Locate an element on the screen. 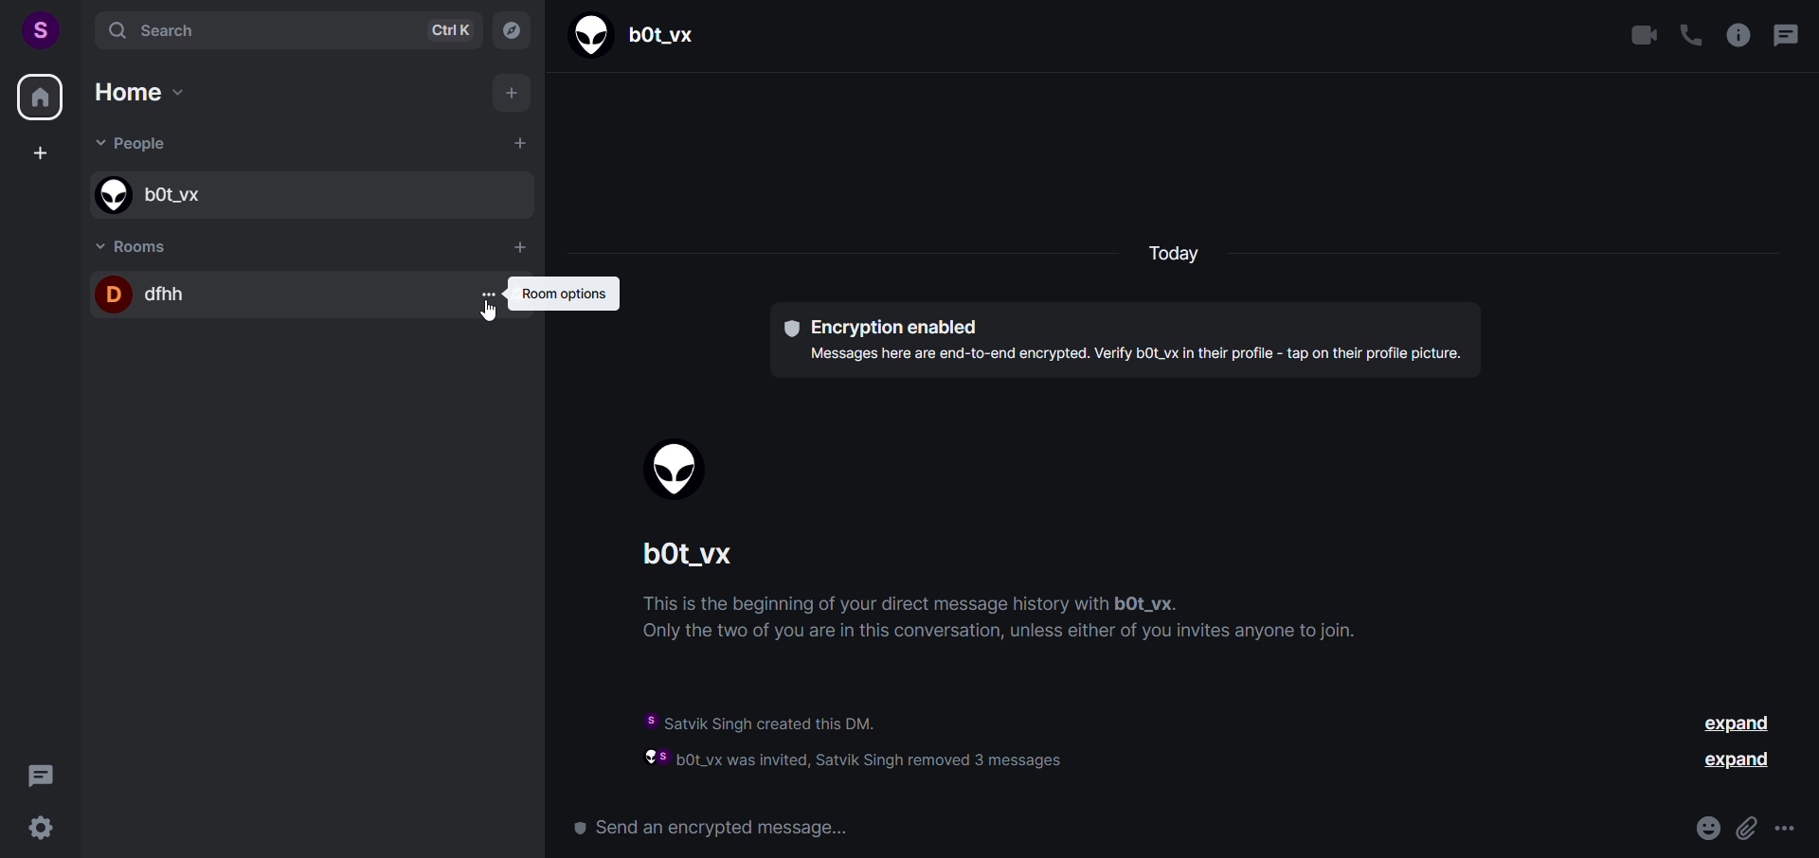  add people is located at coordinates (517, 143).